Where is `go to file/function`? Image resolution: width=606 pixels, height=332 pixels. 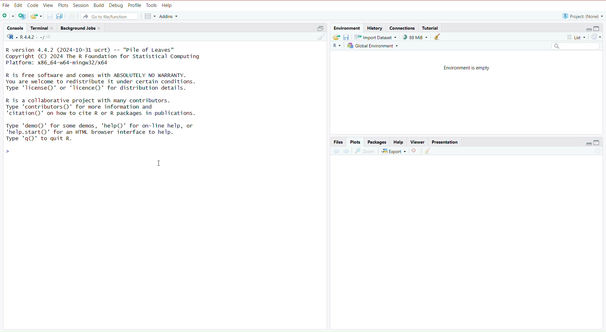
go to file/function is located at coordinates (111, 16).